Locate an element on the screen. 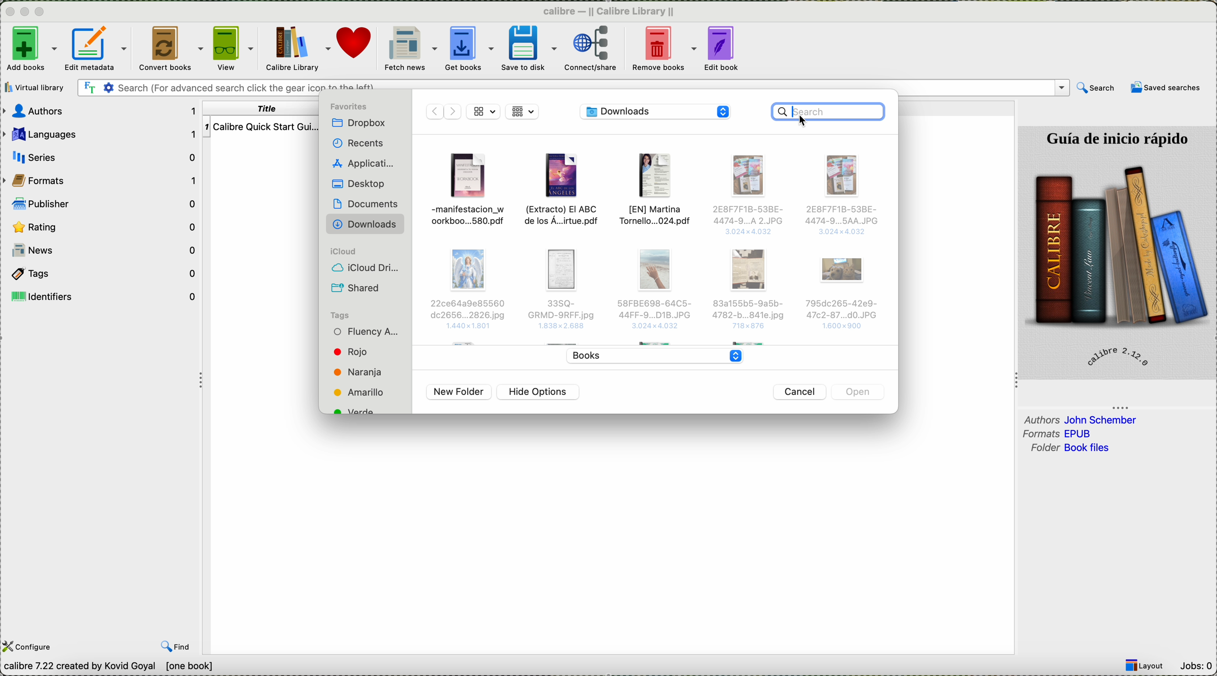  convert books is located at coordinates (171, 47).